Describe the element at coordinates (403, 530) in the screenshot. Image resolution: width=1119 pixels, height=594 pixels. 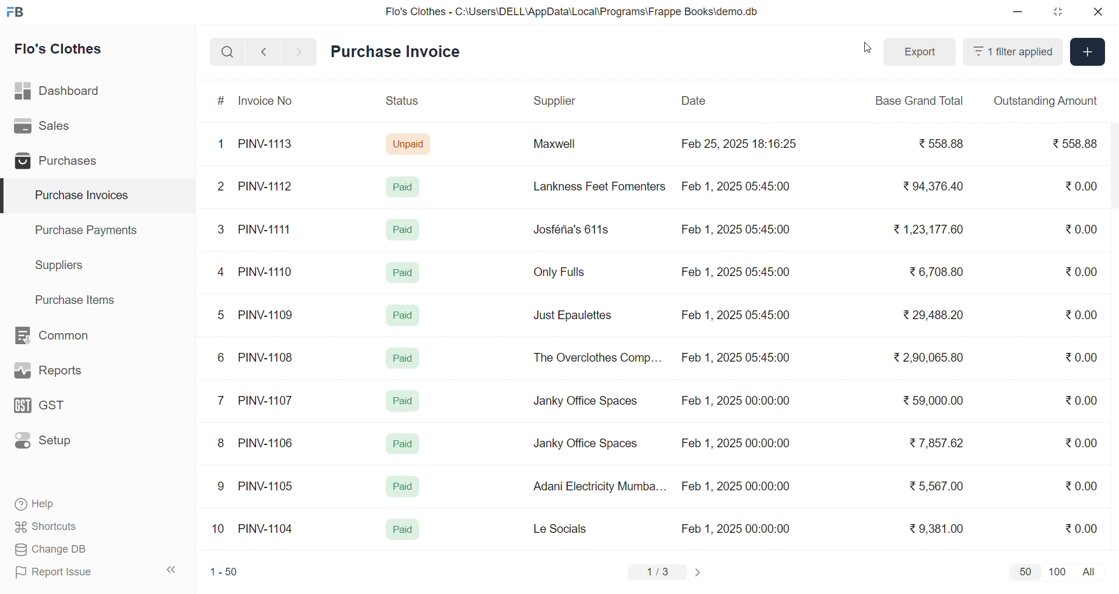
I see `Paid` at that location.